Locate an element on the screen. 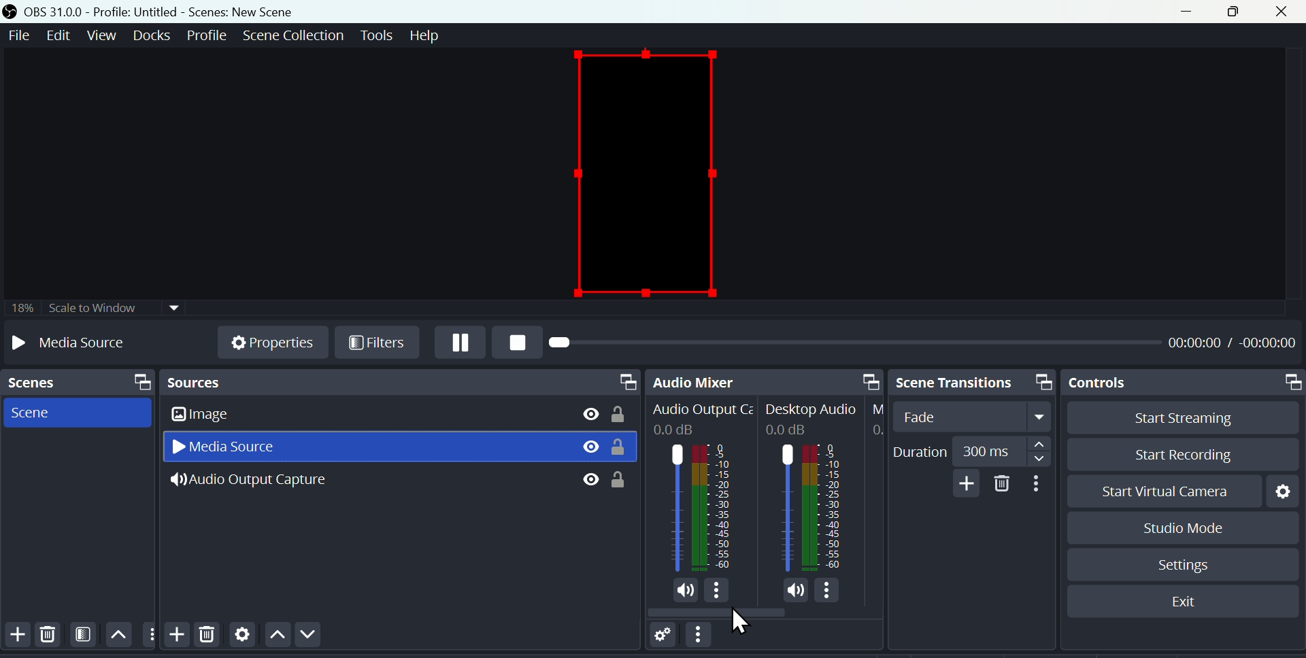 The image size is (1306, 658). Settings is located at coordinates (1184, 565).